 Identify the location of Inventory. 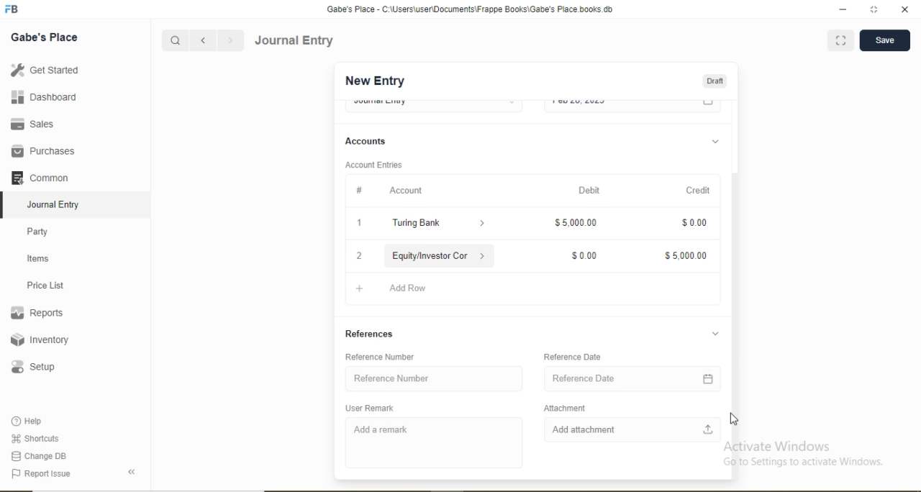
(40, 340).